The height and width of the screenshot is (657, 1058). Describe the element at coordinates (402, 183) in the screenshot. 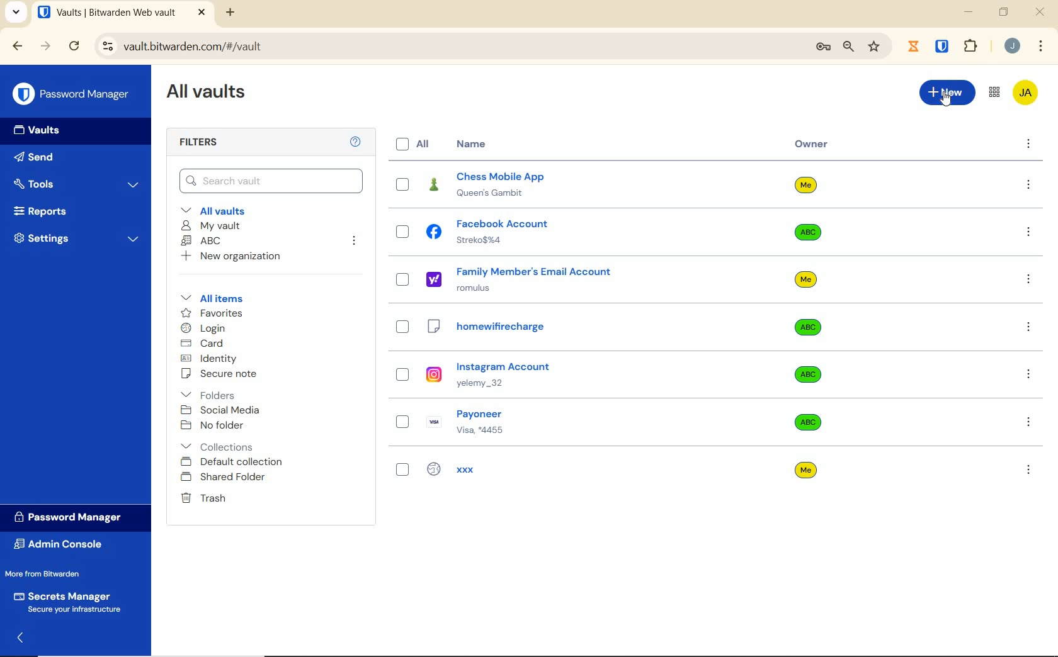

I see `checkbox` at that location.